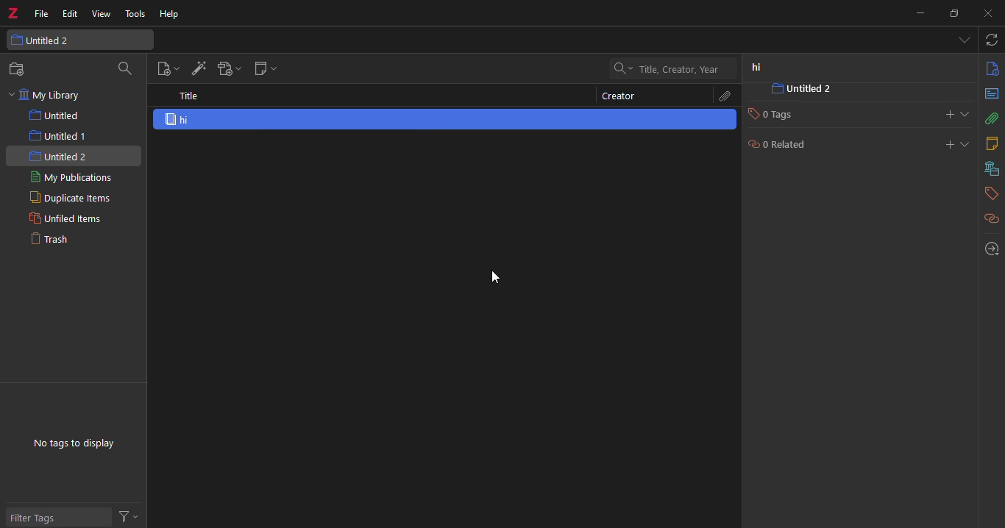 This screenshot has height=528, width=1005. I want to click on untitled 2, so click(64, 154).